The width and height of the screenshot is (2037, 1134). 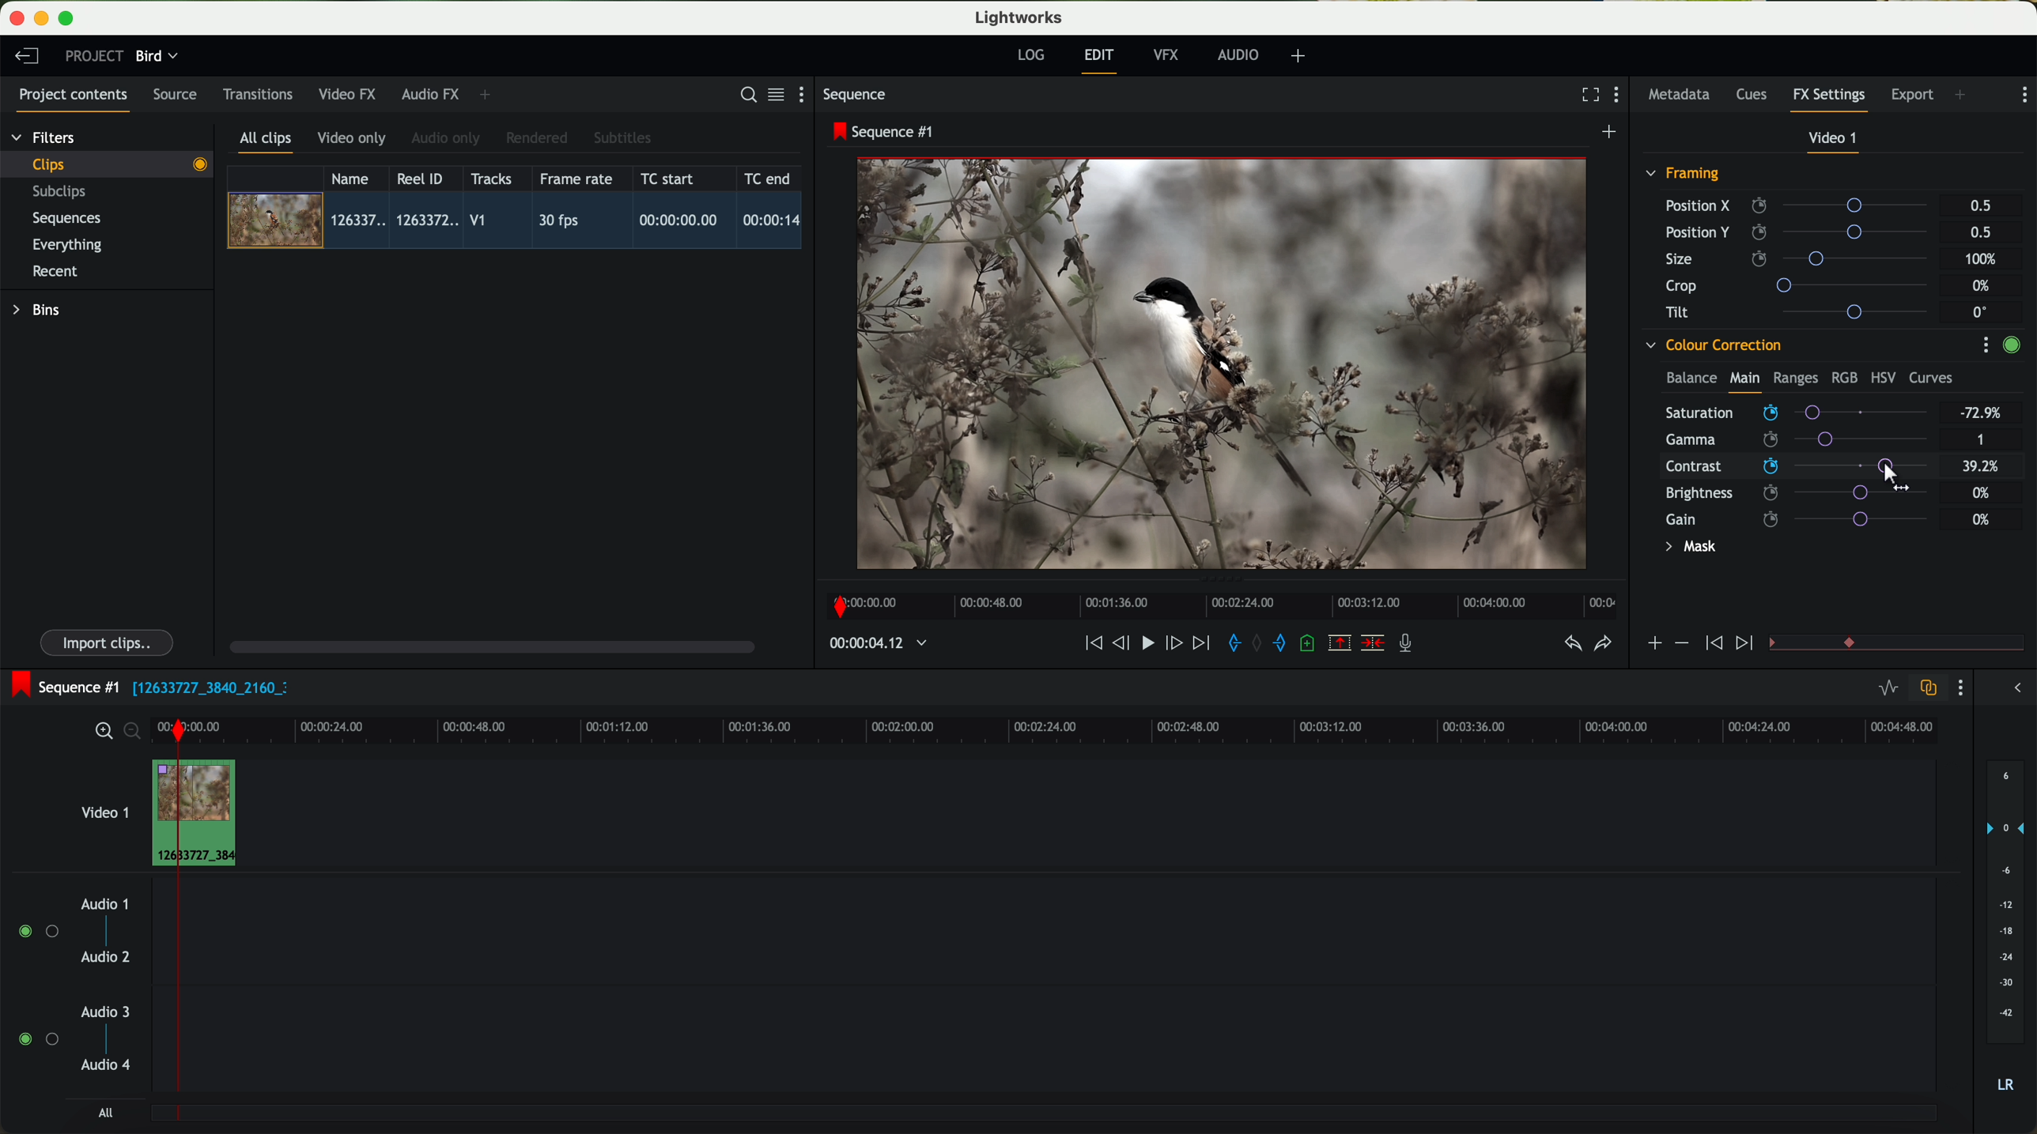 I want to click on log, so click(x=1030, y=55).